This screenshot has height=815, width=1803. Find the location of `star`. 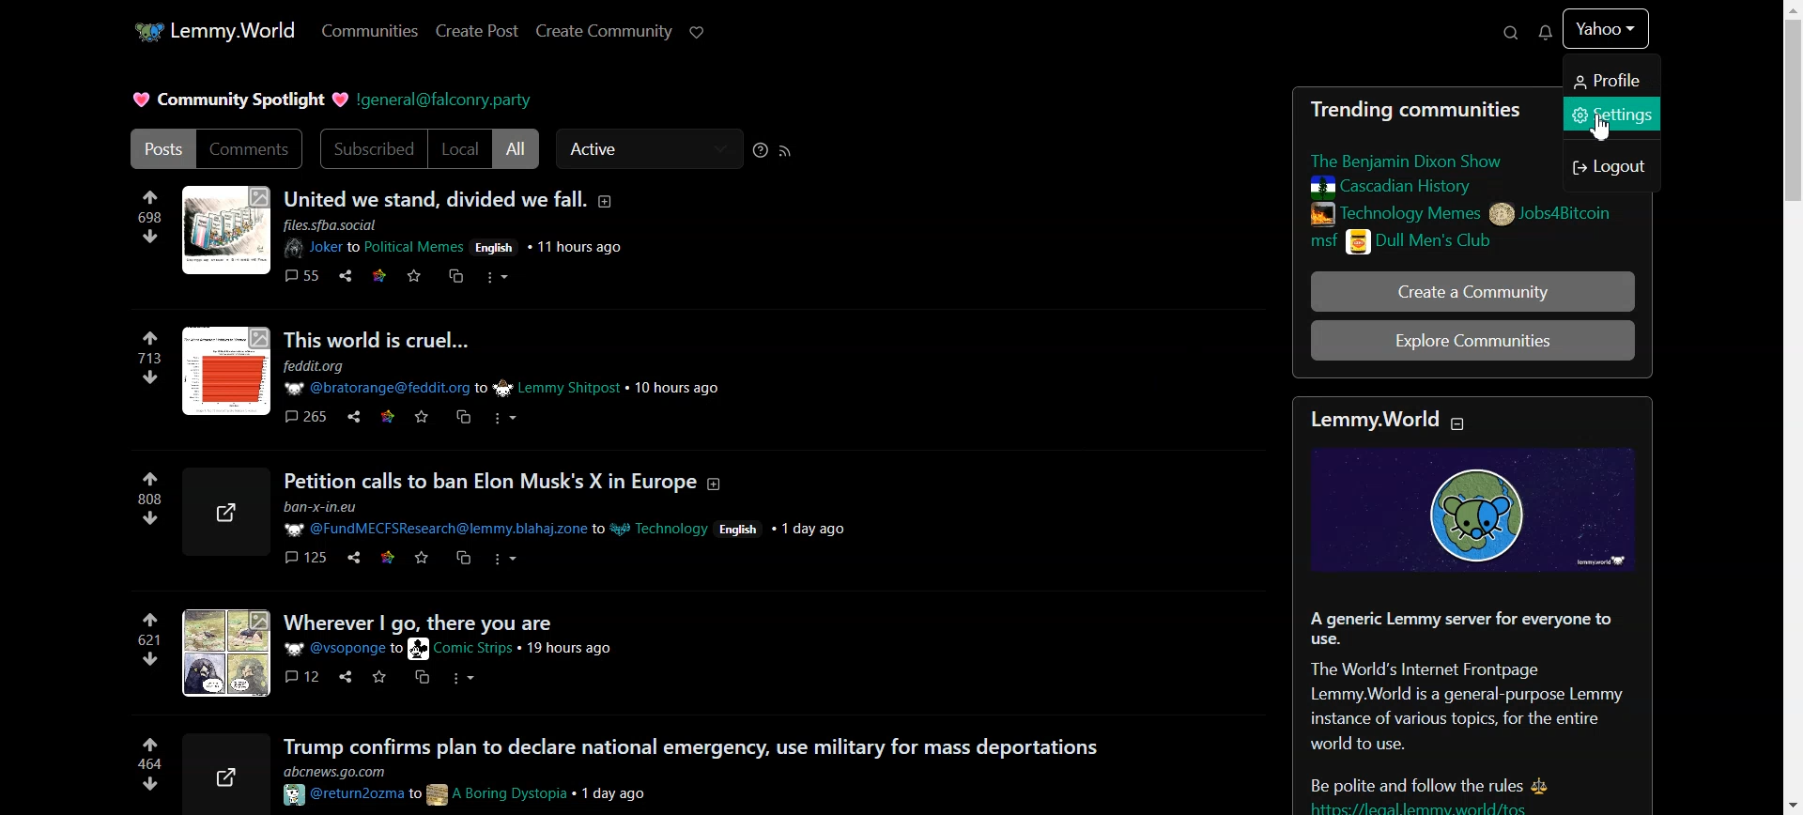

star is located at coordinates (426, 562).